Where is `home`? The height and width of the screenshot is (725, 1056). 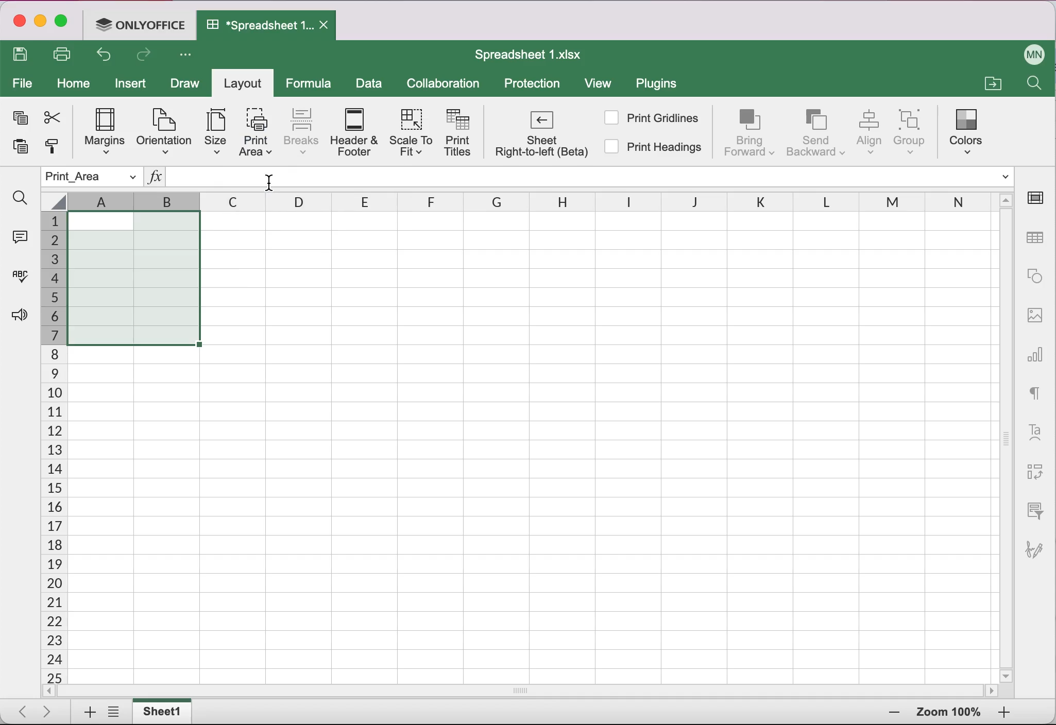 home is located at coordinates (74, 84).